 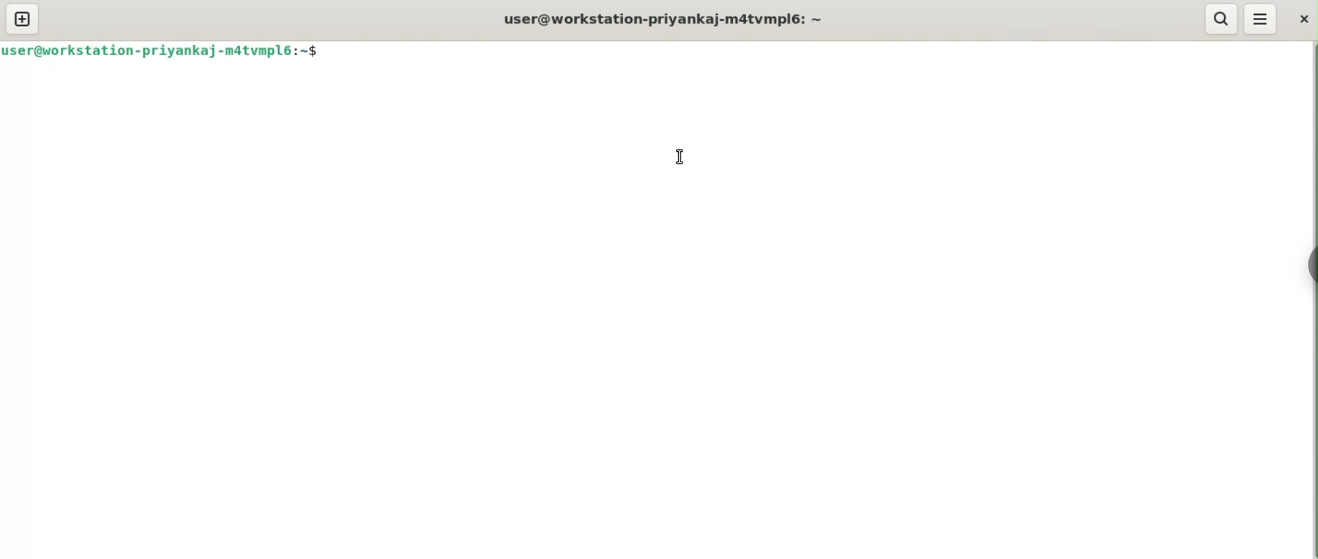 I want to click on close, so click(x=1304, y=17).